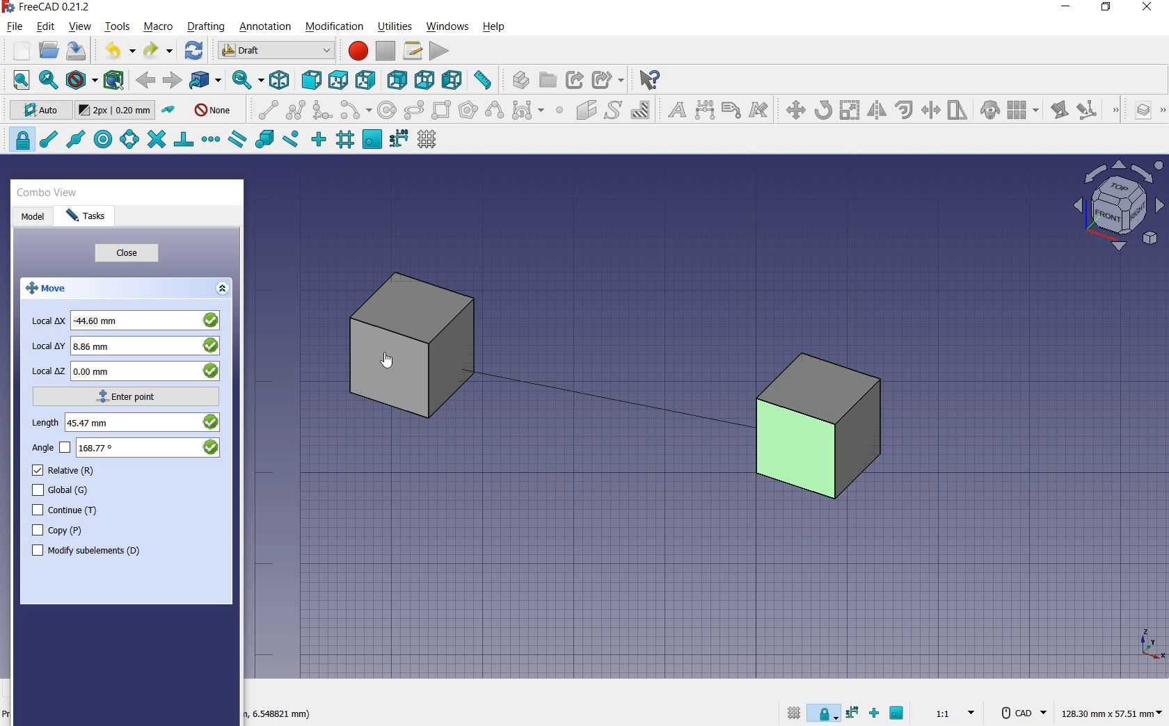 Image resolution: width=1169 pixels, height=726 pixels. What do you see at coordinates (585, 110) in the screenshot?
I see `facebinder` at bounding box center [585, 110].